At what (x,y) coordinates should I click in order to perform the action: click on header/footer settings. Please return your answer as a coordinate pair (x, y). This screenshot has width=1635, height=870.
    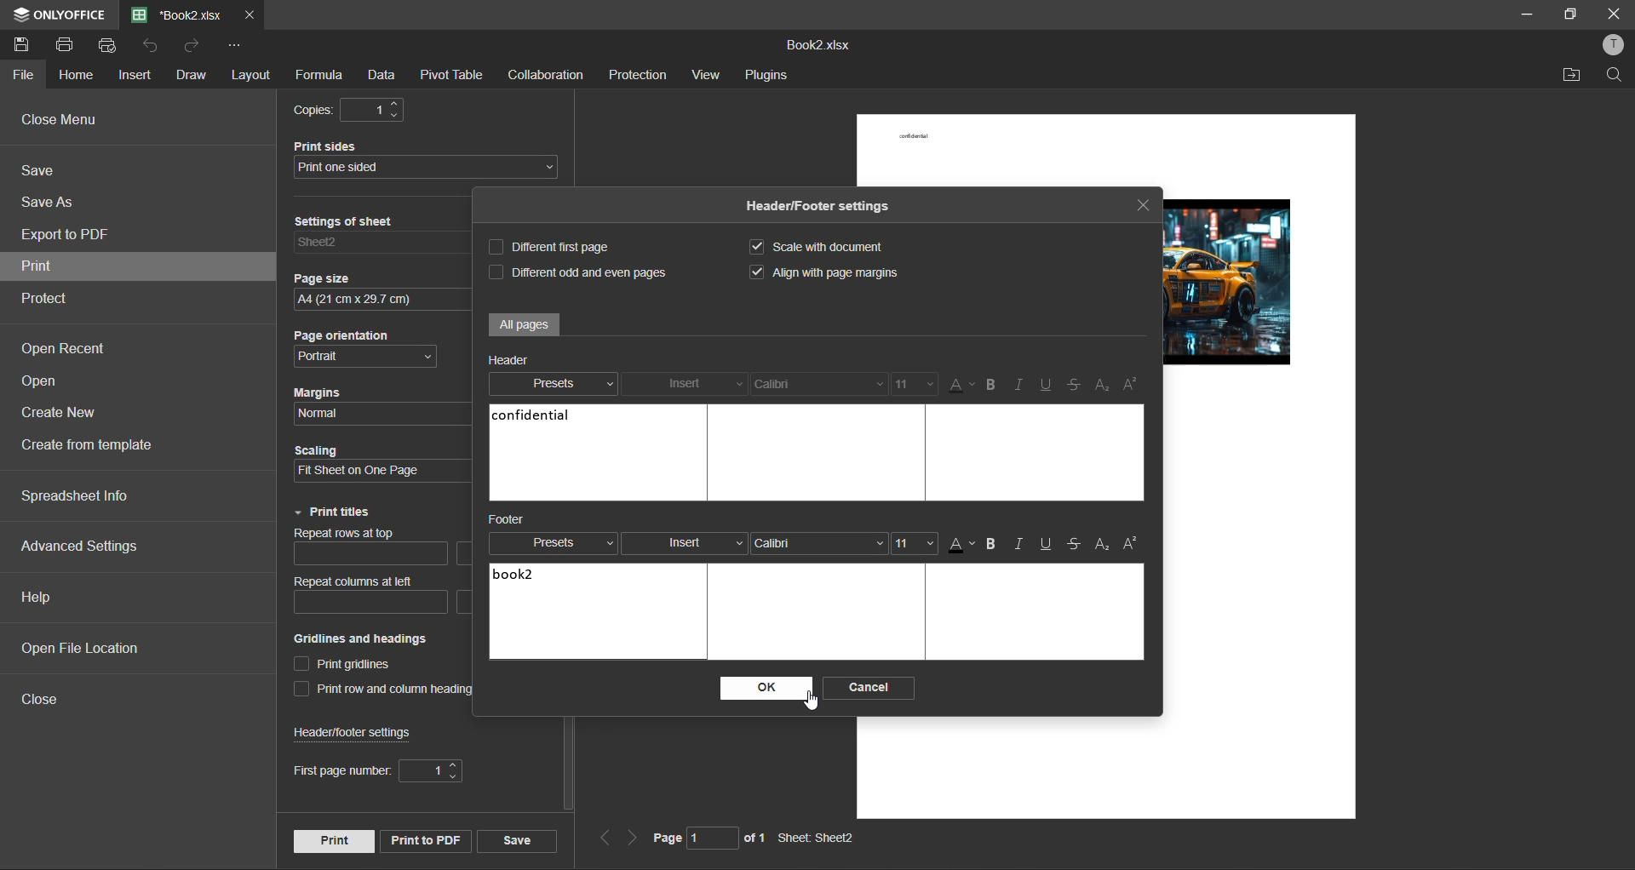
    Looking at the image, I should click on (354, 730).